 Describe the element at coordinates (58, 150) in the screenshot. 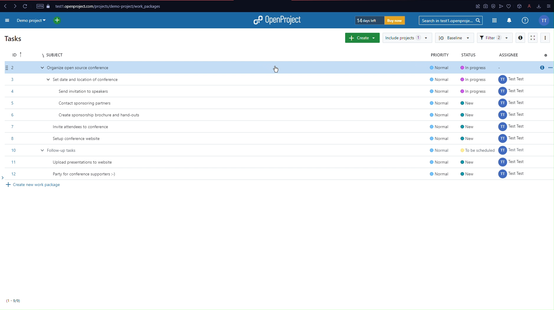

I see `v Follow-up tasks` at that location.